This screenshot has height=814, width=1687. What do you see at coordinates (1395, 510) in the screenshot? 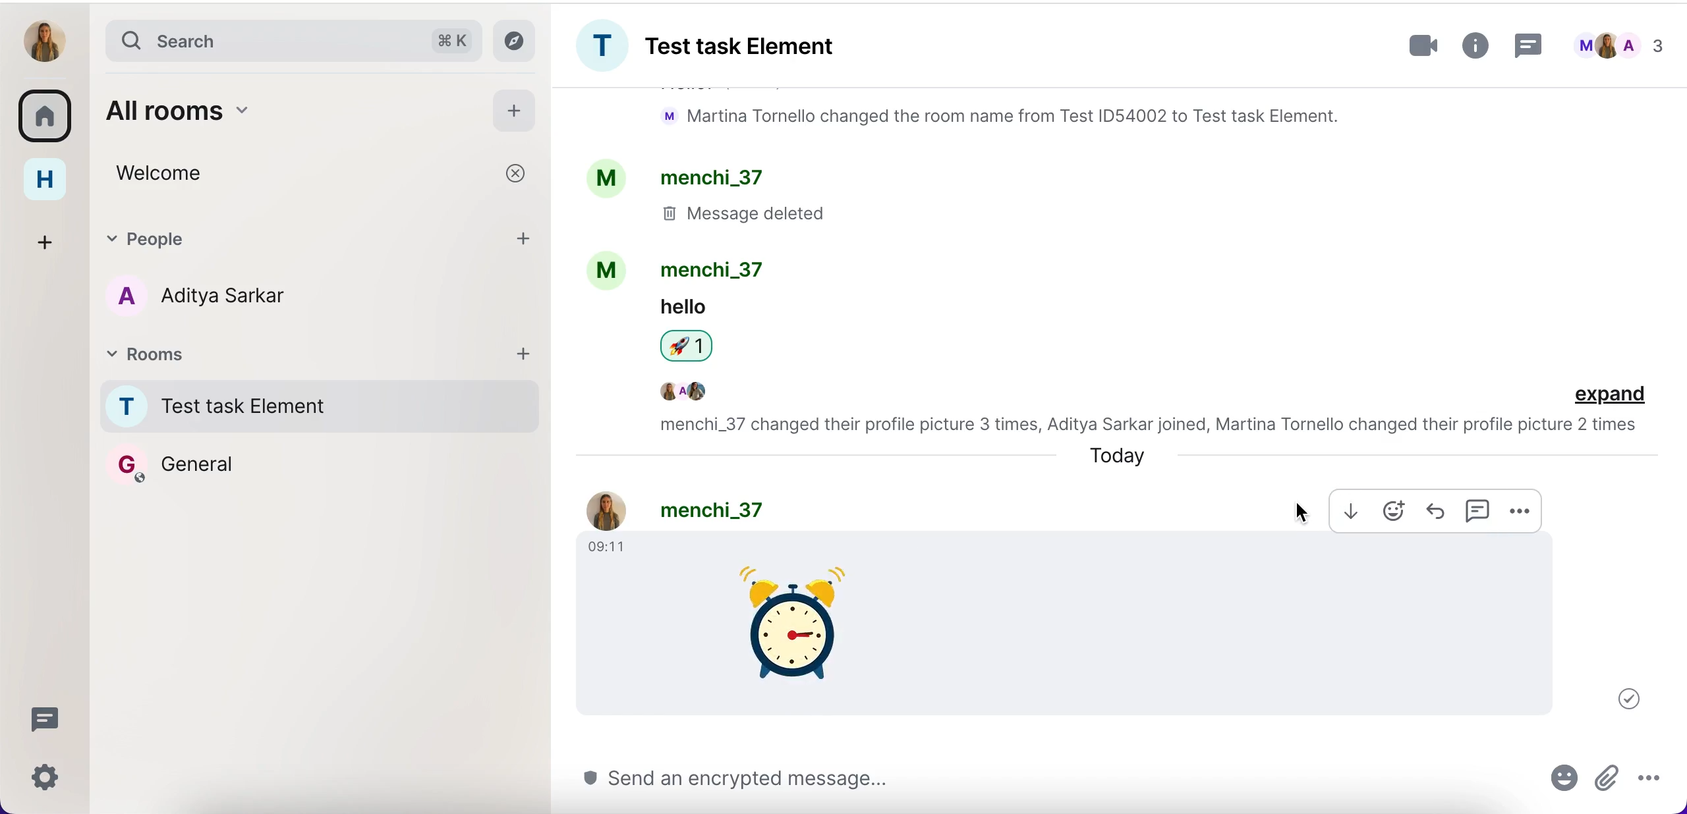
I see `react` at bounding box center [1395, 510].